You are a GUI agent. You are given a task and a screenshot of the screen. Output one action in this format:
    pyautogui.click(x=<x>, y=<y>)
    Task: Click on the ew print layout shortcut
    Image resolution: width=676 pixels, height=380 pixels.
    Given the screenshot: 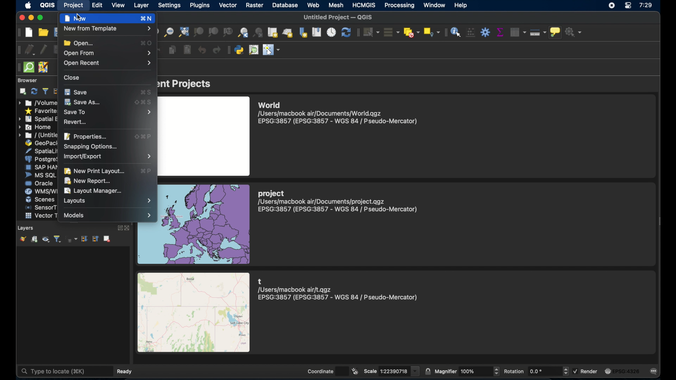 What is the action you would take?
    pyautogui.click(x=147, y=170)
    